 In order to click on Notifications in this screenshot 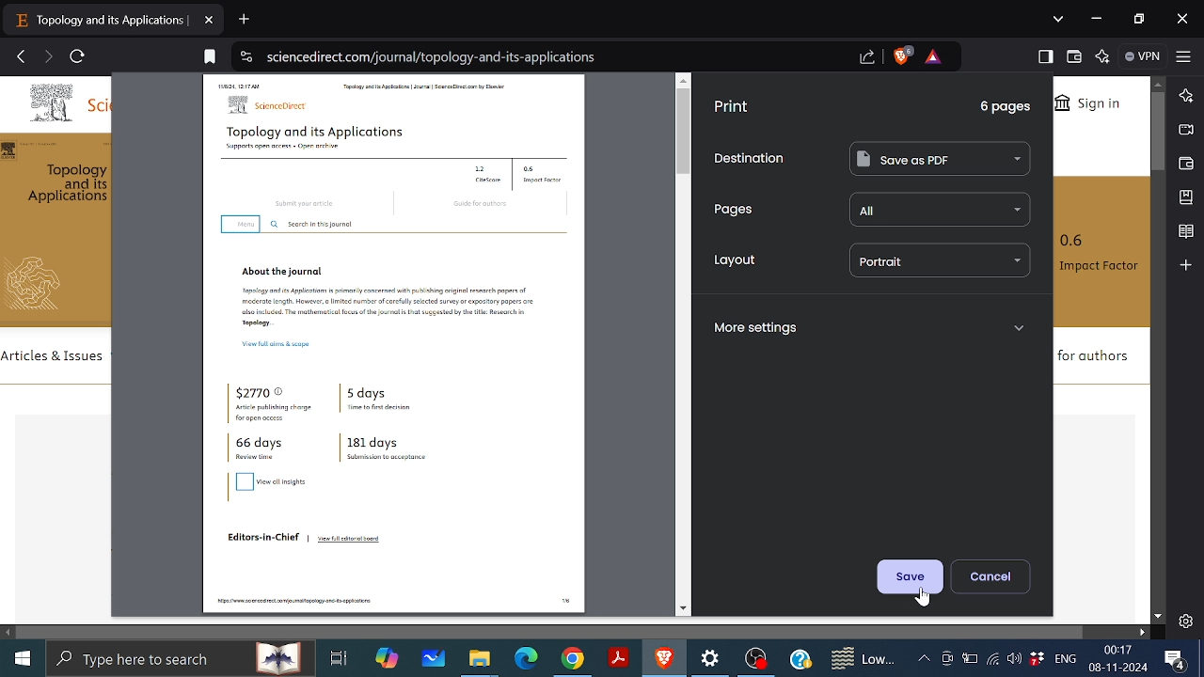, I will do `click(1176, 659)`.